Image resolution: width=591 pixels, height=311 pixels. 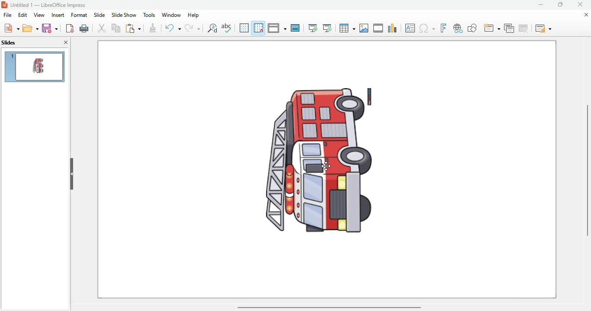 I want to click on edit, so click(x=22, y=15).